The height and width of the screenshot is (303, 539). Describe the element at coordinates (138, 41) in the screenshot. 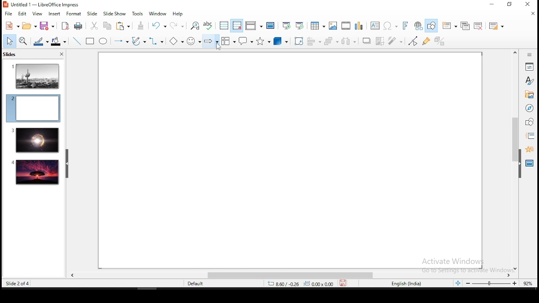

I see `curves and polygons` at that location.